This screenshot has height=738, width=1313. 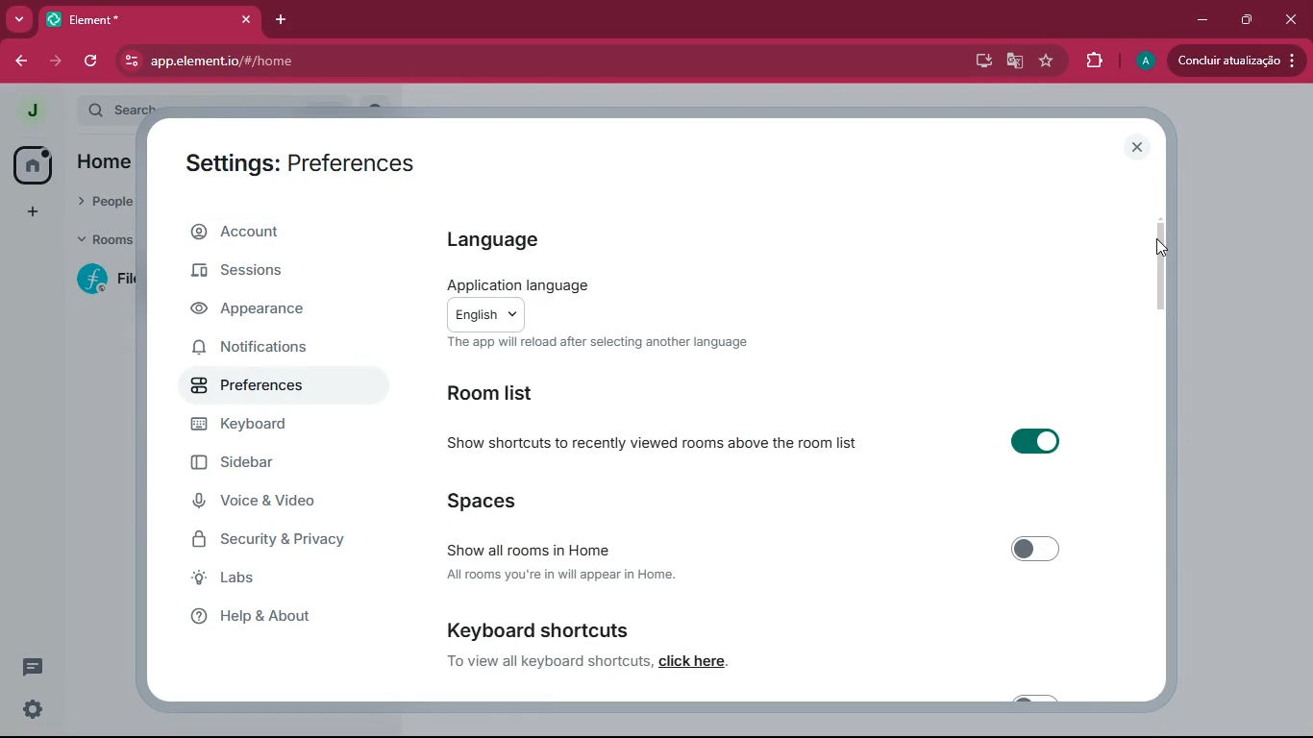 What do you see at coordinates (311, 61) in the screenshot?
I see `app.element.io/#/home` at bounding box center [311, 61].